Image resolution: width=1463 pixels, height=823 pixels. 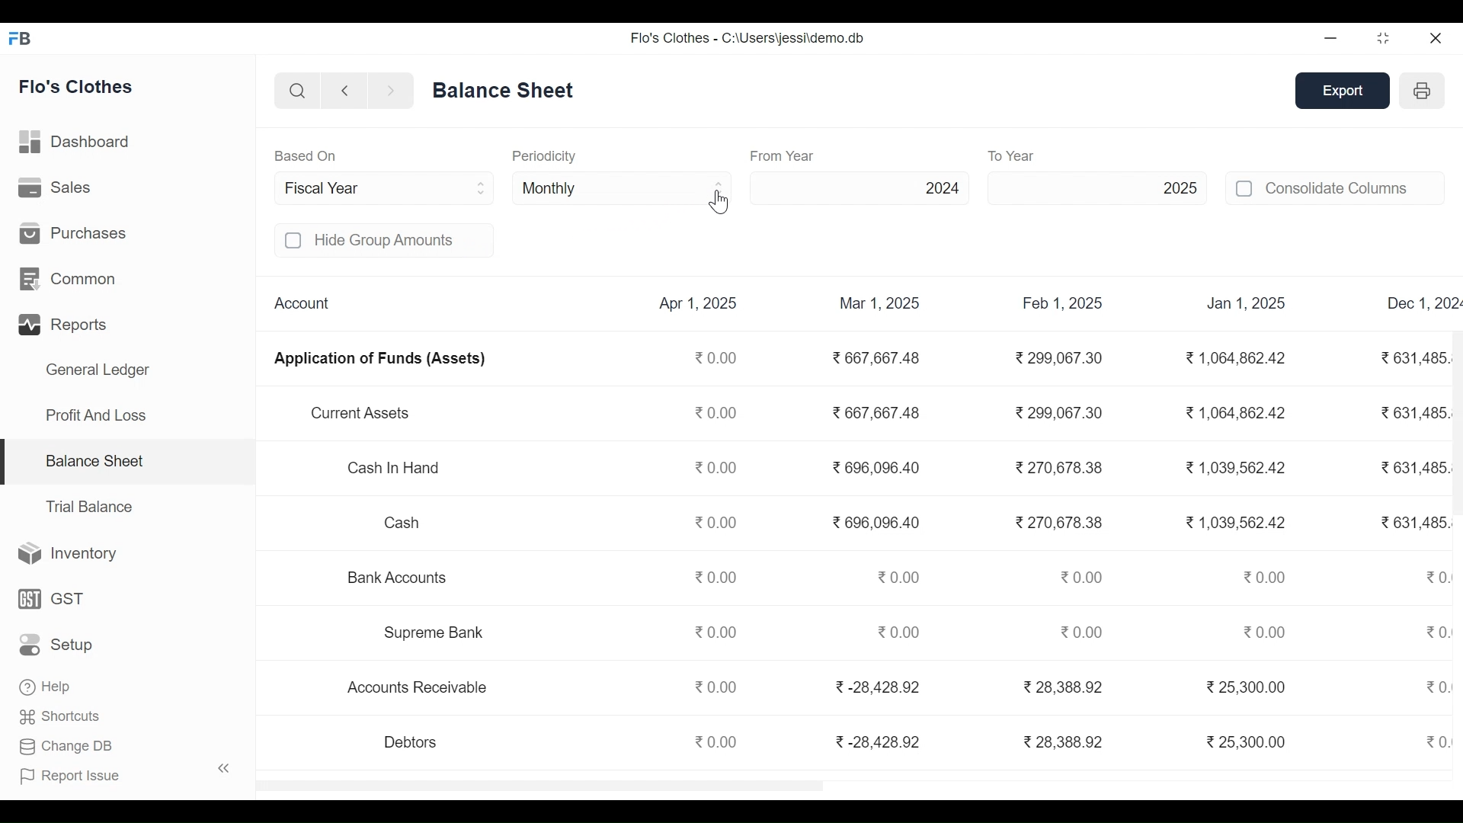 What do you see at coordinates (94, 460) in the screenshot?
I see `Balance Sheet` at bounding box center [94, 460].